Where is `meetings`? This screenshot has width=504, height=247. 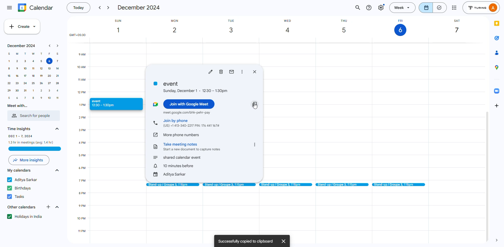
meetings is located at coordinates (285, 185).